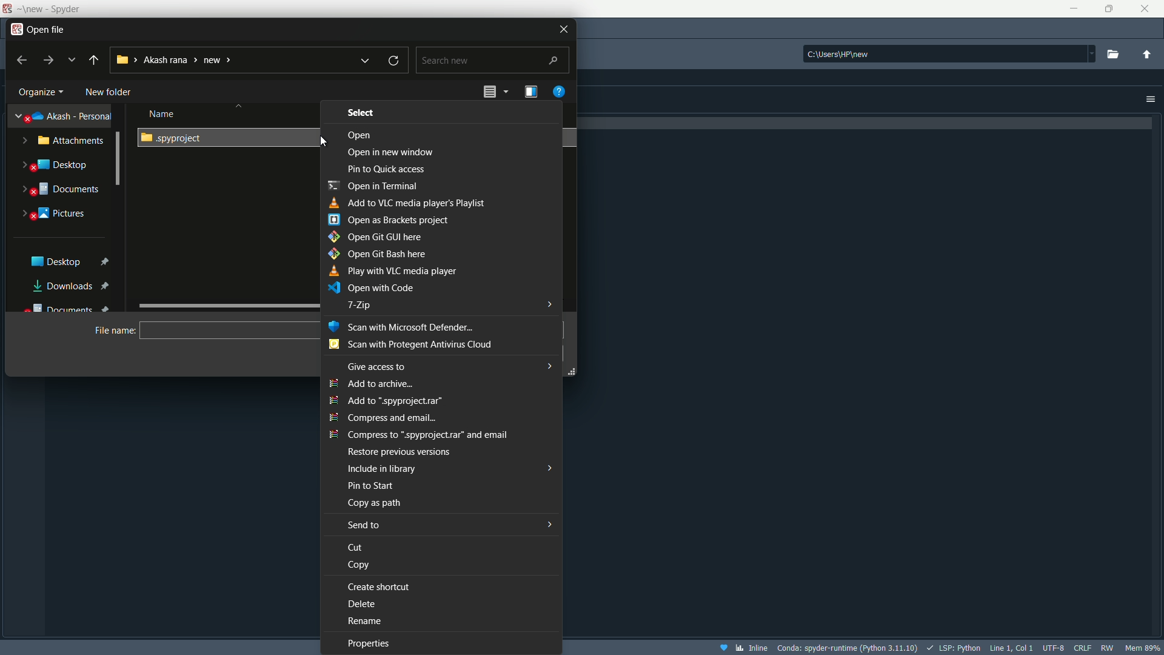  What do you see at coordinates (369, 136) in the screenshot?
I see `Open` at bounding box center [369, 136].